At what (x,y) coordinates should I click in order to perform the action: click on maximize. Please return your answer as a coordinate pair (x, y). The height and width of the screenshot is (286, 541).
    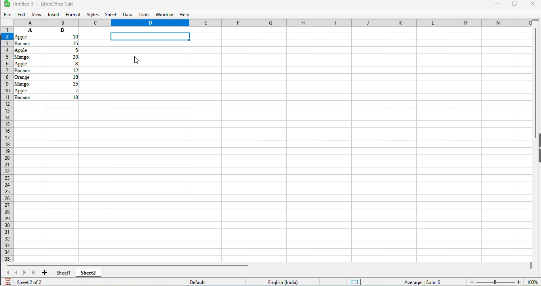
    Looking at the image, I should click on (515, 3).